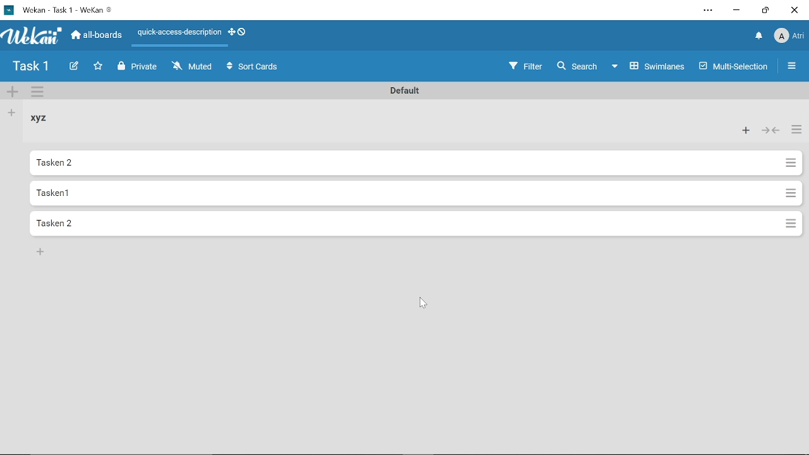  I want to click on Card titled "Tasken 2", so click(394, 192).